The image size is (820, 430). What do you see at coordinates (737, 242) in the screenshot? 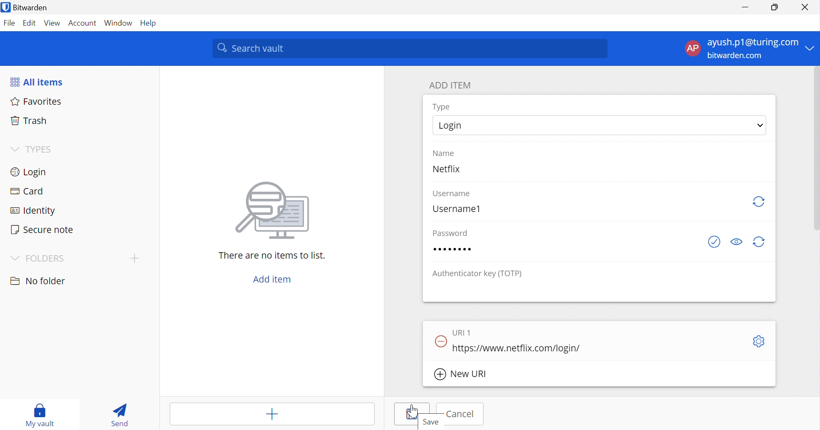
I see `Toggle visibility` at bounding box center [737, 242].